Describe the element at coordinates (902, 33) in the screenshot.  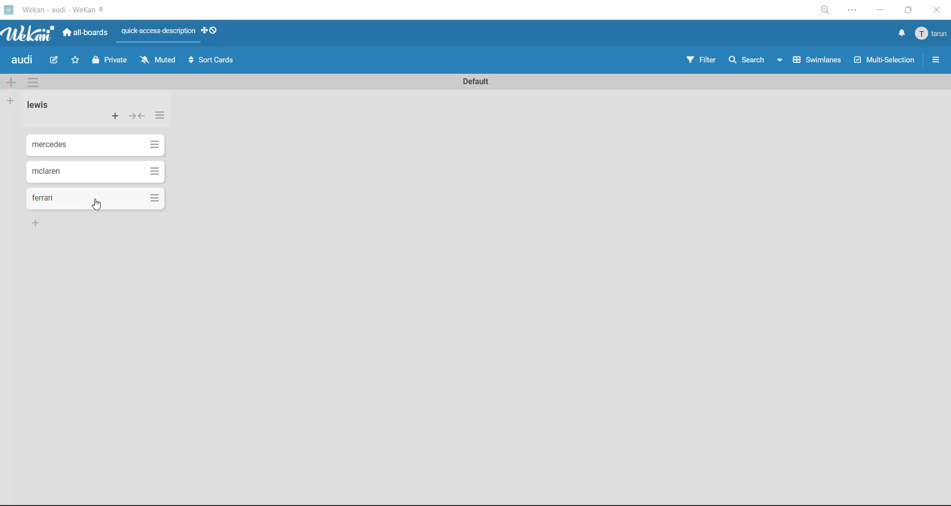
I see `notifications` at that location.